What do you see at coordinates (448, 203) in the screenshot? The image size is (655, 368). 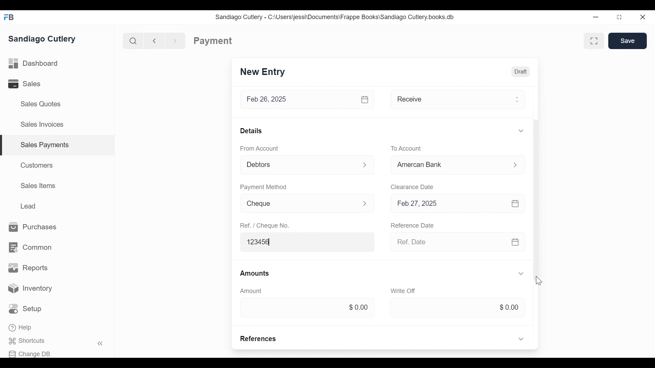 I see `Feb 27, 2025` at bounding box center [448, 203].